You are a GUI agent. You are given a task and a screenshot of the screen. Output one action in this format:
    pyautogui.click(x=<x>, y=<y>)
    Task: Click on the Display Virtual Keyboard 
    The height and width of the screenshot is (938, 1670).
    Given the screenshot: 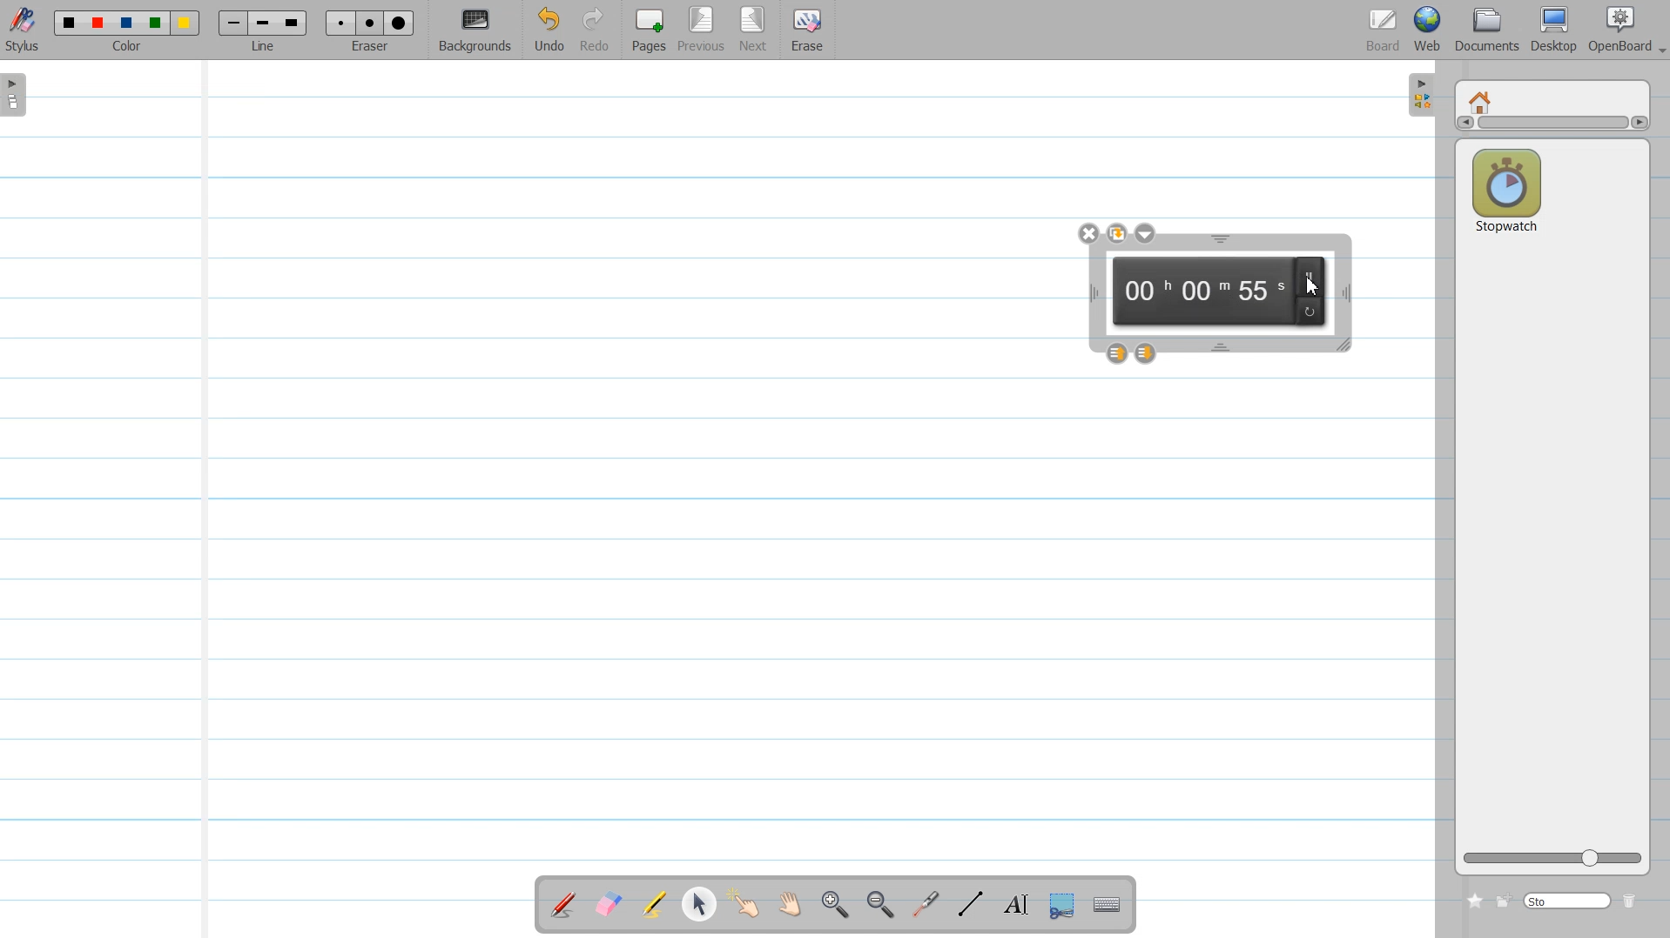 What is the action you would take?
    pyautogui.click(x=1109, y=905)
    